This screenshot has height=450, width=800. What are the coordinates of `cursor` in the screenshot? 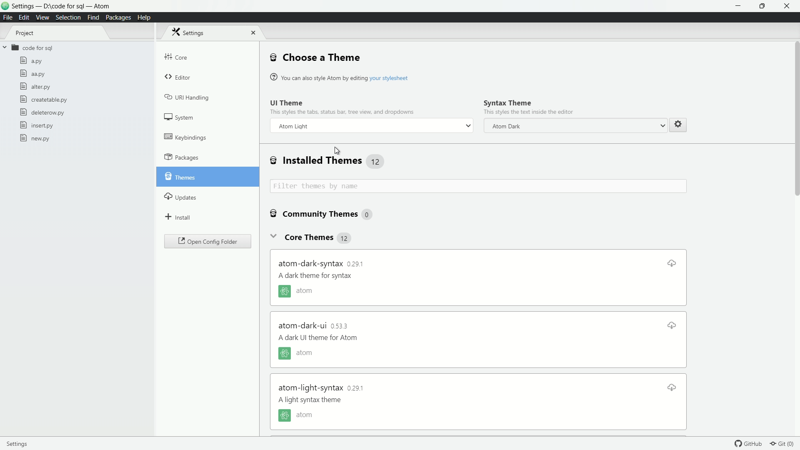 It's located at (337, 152).